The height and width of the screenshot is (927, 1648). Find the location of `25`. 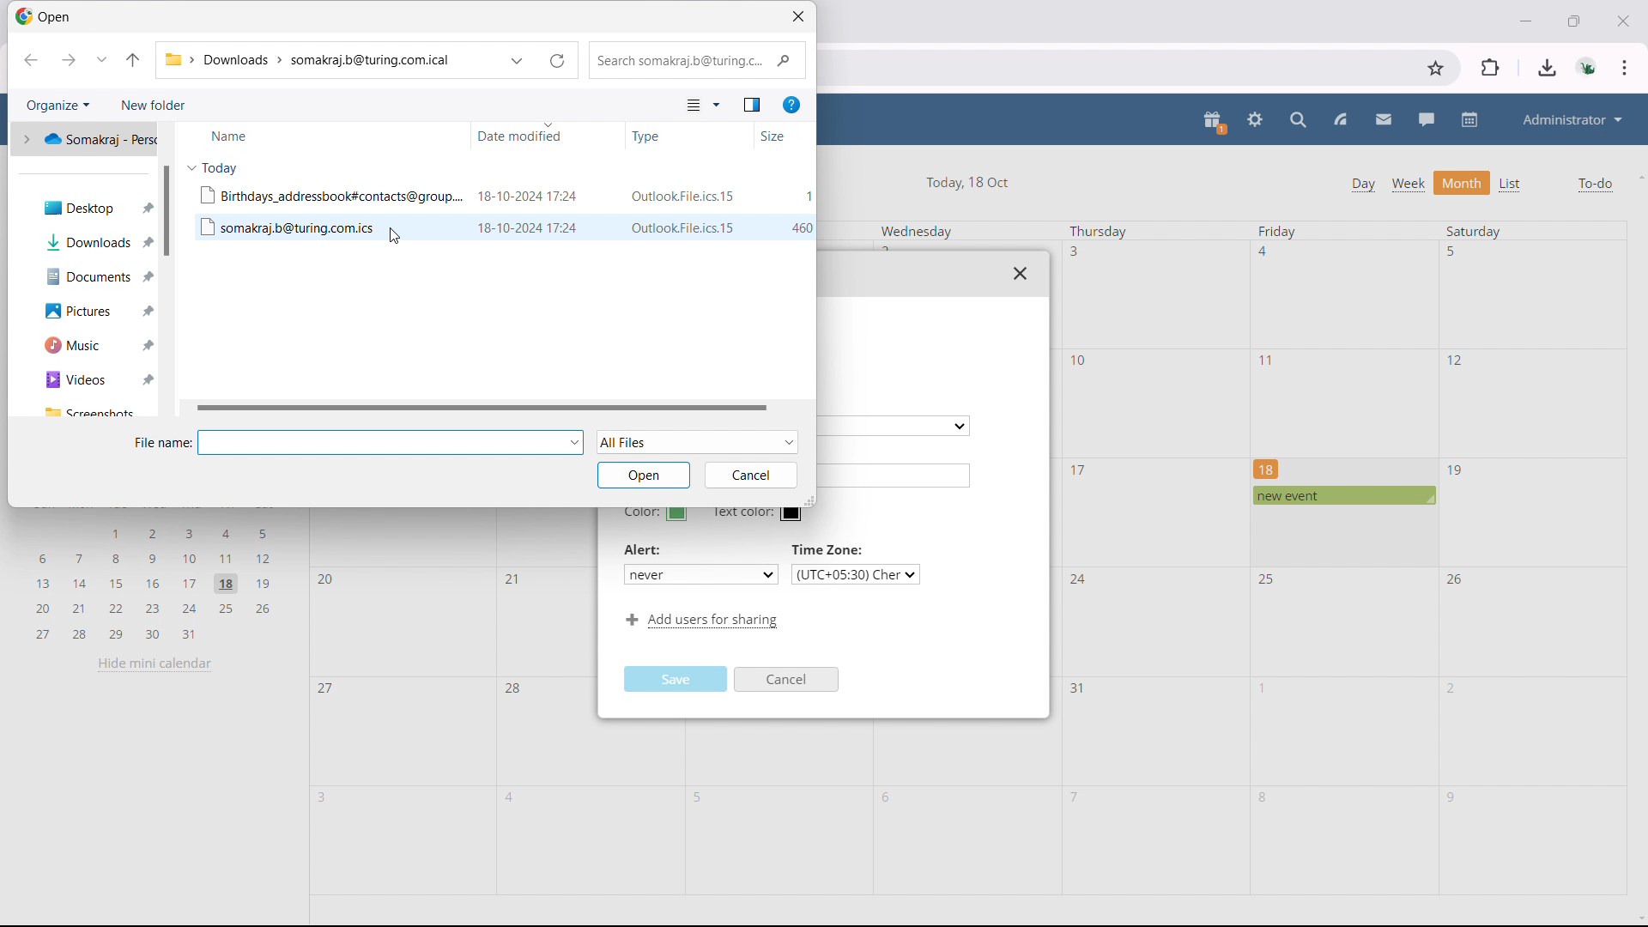

25 is located at coordinates (1269, 579).